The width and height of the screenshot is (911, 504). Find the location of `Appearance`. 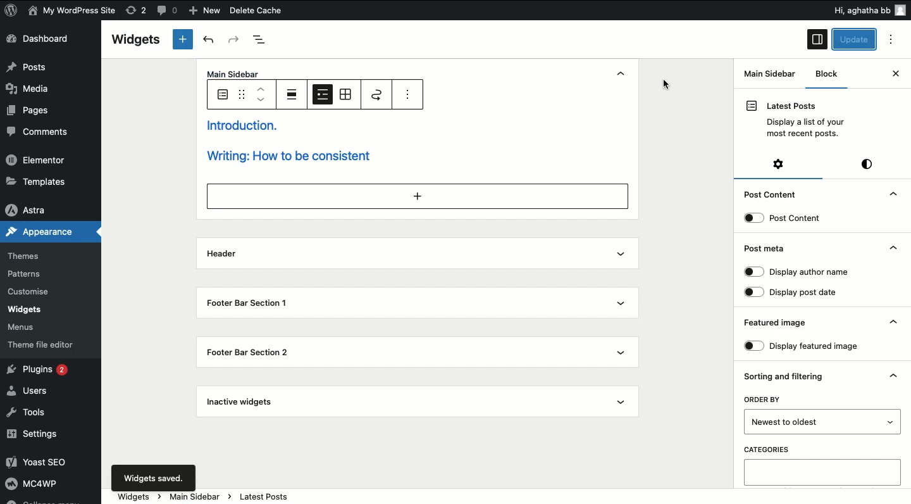

Appearance is located at coordinates (44, 231).